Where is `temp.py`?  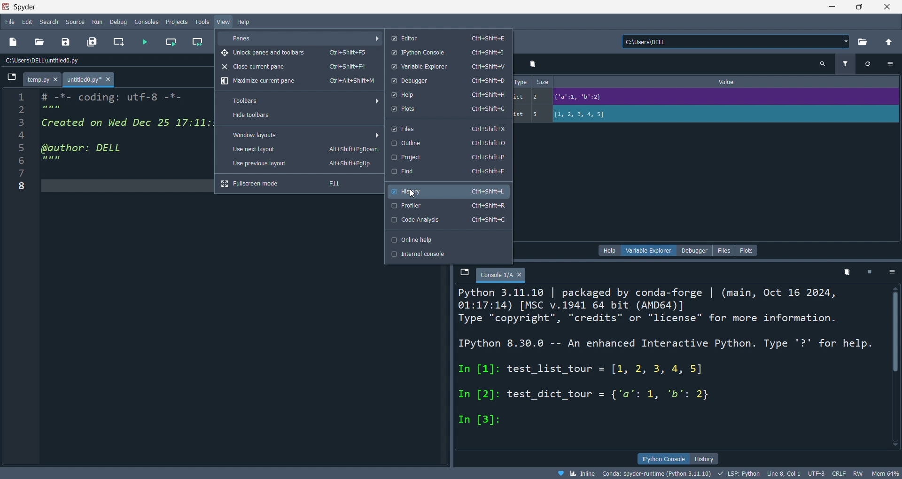
temp.py is located at coordinates (44, 80).